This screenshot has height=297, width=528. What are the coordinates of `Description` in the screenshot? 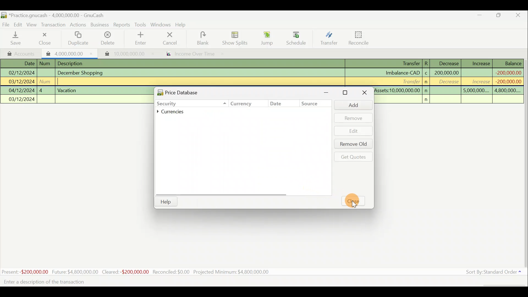 It's located at (72, 63).